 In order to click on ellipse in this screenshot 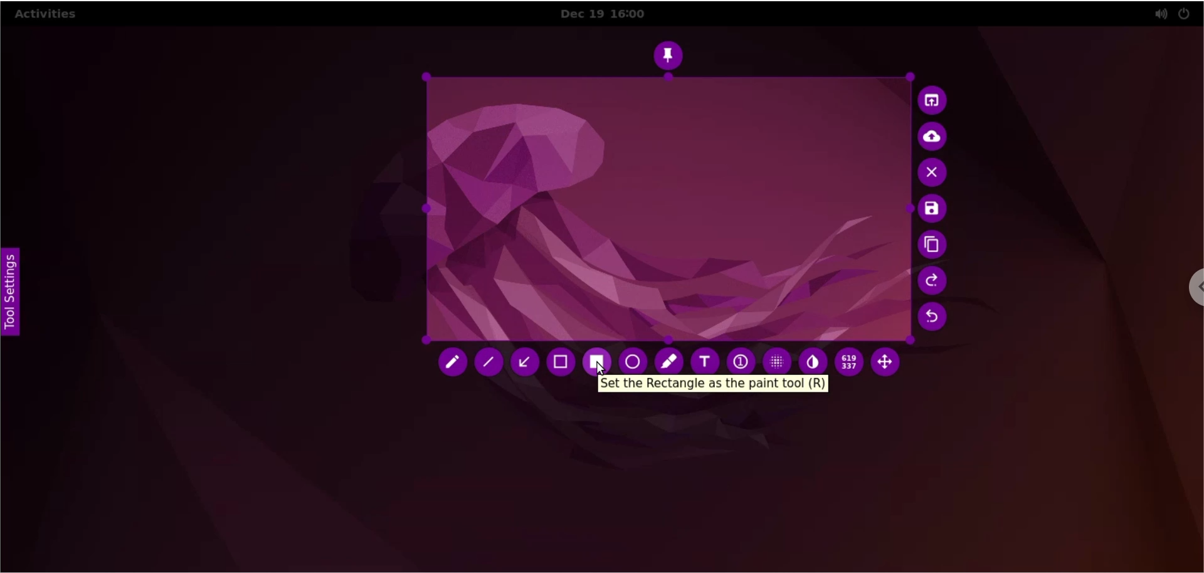, I will do `click(635, 358)`.